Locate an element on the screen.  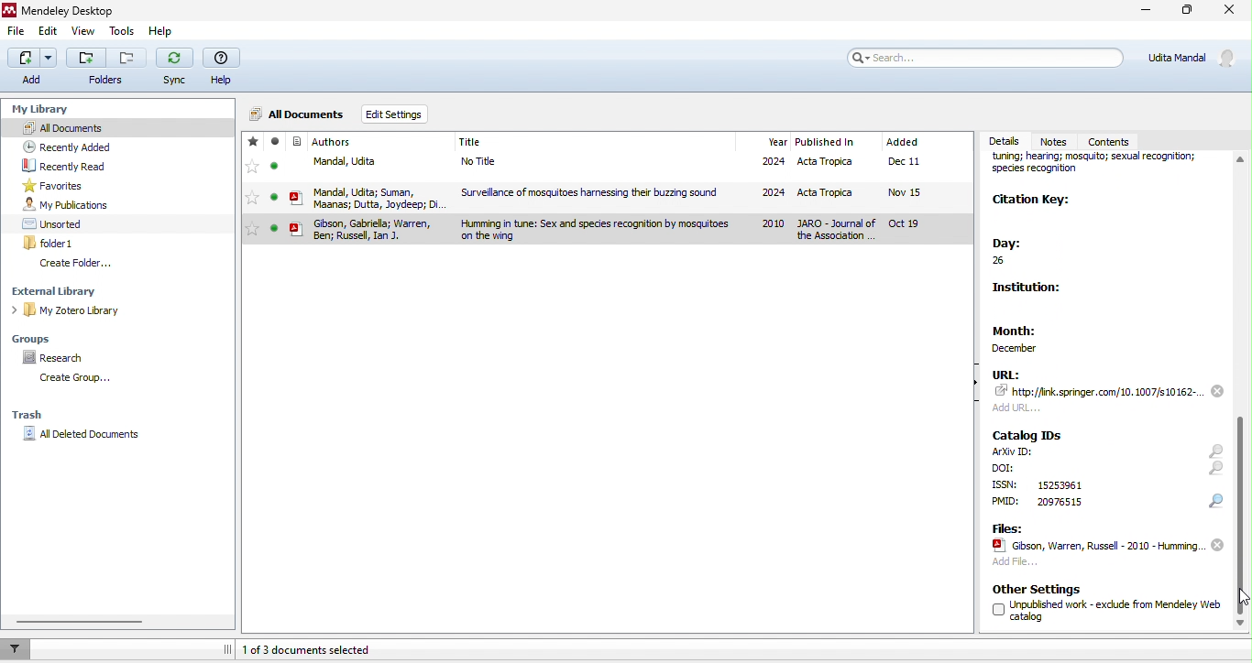
create folder is located at coordinates (77, 264).